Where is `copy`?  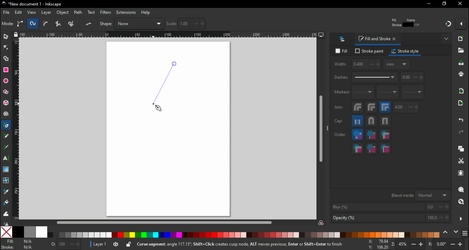
copy is located at coordinates (463, 149).